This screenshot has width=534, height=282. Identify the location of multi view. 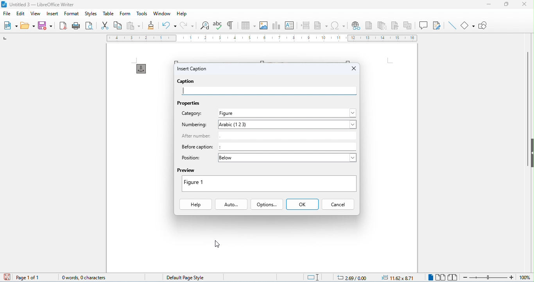
(441, 277).